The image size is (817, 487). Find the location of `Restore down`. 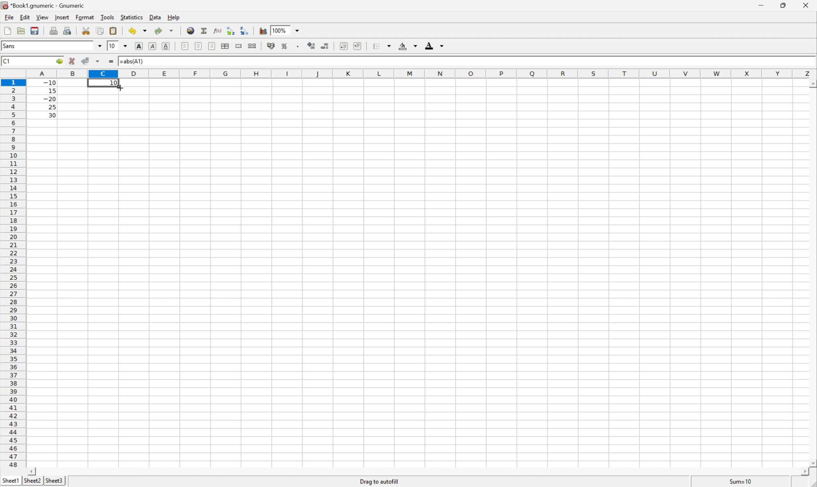

Restore down is located at coordinates (782, 6).